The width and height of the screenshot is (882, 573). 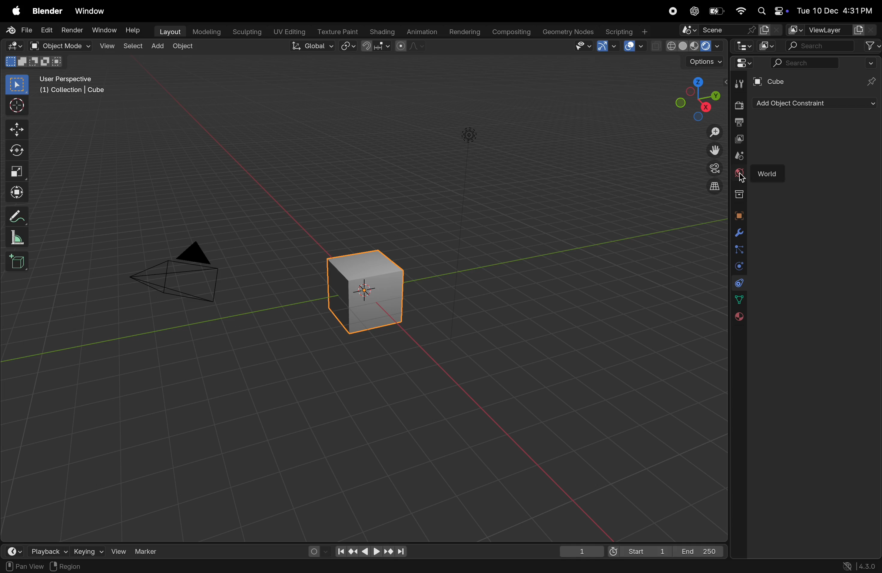 What do you see at coordinates (22, 566) in the screenshot?
I see `pan view` at bounding box center [22, 566].